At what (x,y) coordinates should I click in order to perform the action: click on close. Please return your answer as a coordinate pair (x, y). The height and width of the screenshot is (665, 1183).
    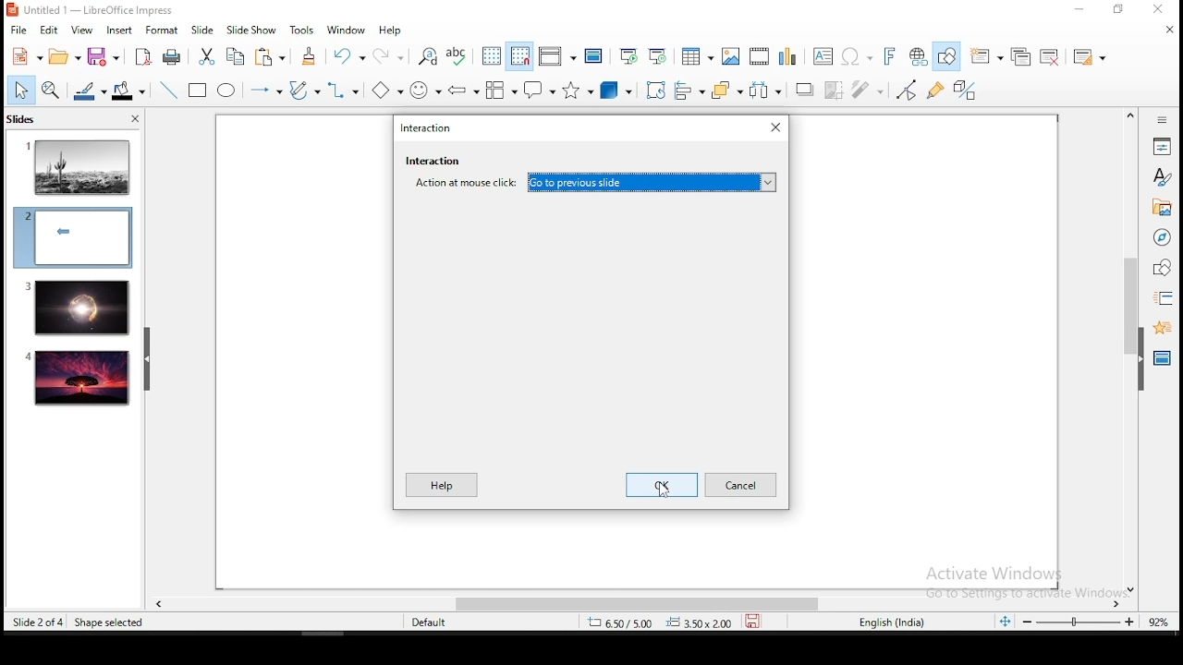
    Looking at the image, I should click on (1167, 28).